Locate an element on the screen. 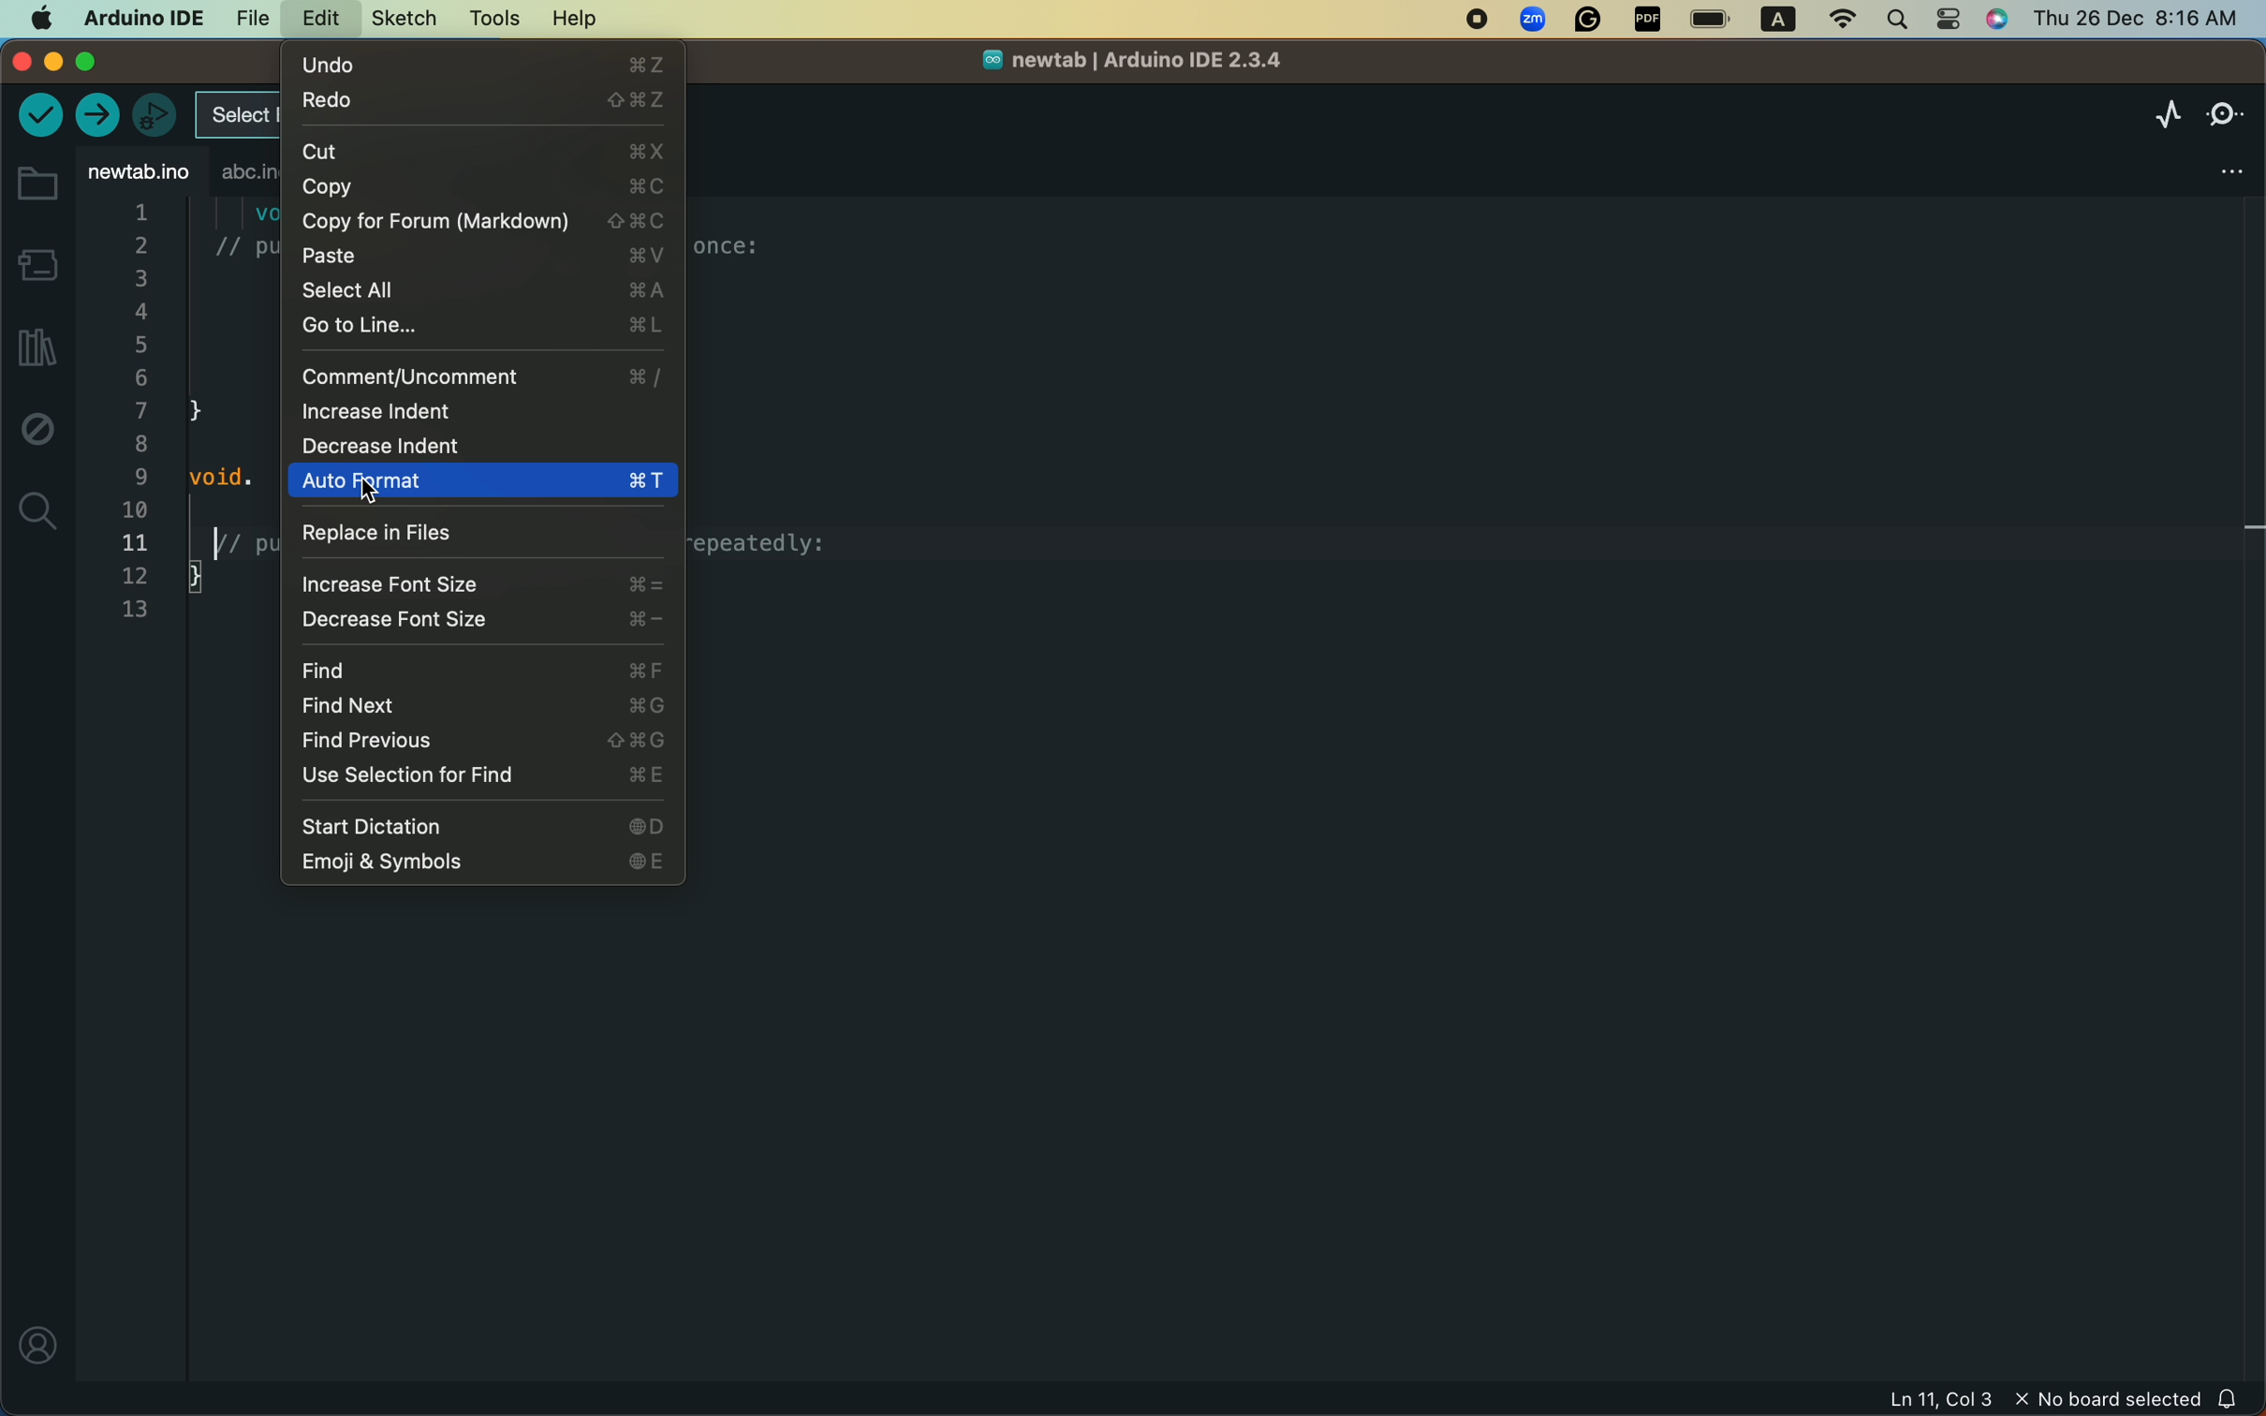  debug is located at coordinates (37, 434).